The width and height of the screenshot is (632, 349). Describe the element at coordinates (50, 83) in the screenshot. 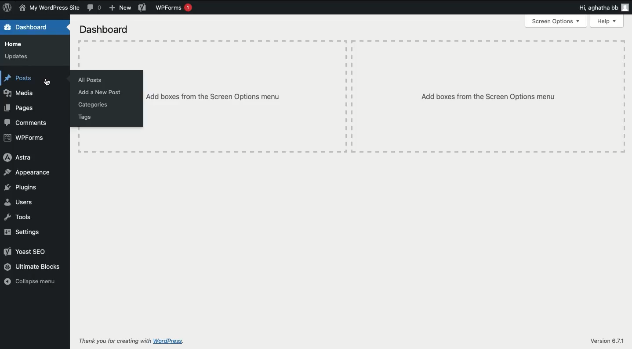

I see `Custom sidebars` at that location.